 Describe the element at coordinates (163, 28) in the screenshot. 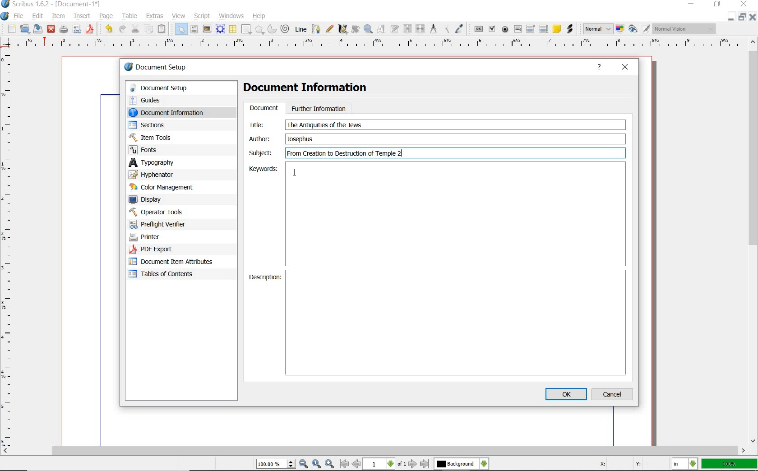

I see `paste` at that location.